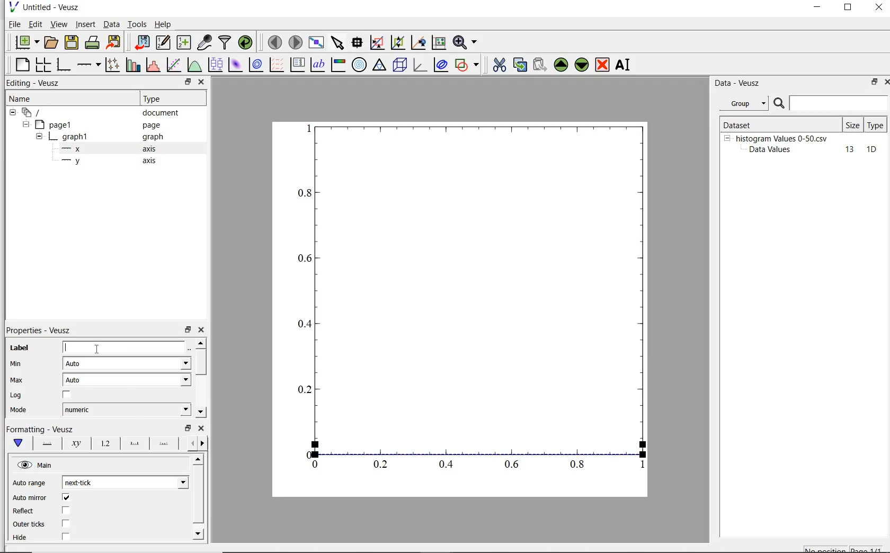 The height and width of the screenshot is (553, 890). Describe the element at coordinates (560, 65) in the screenshot. I see `move up the selected widget` at that location.